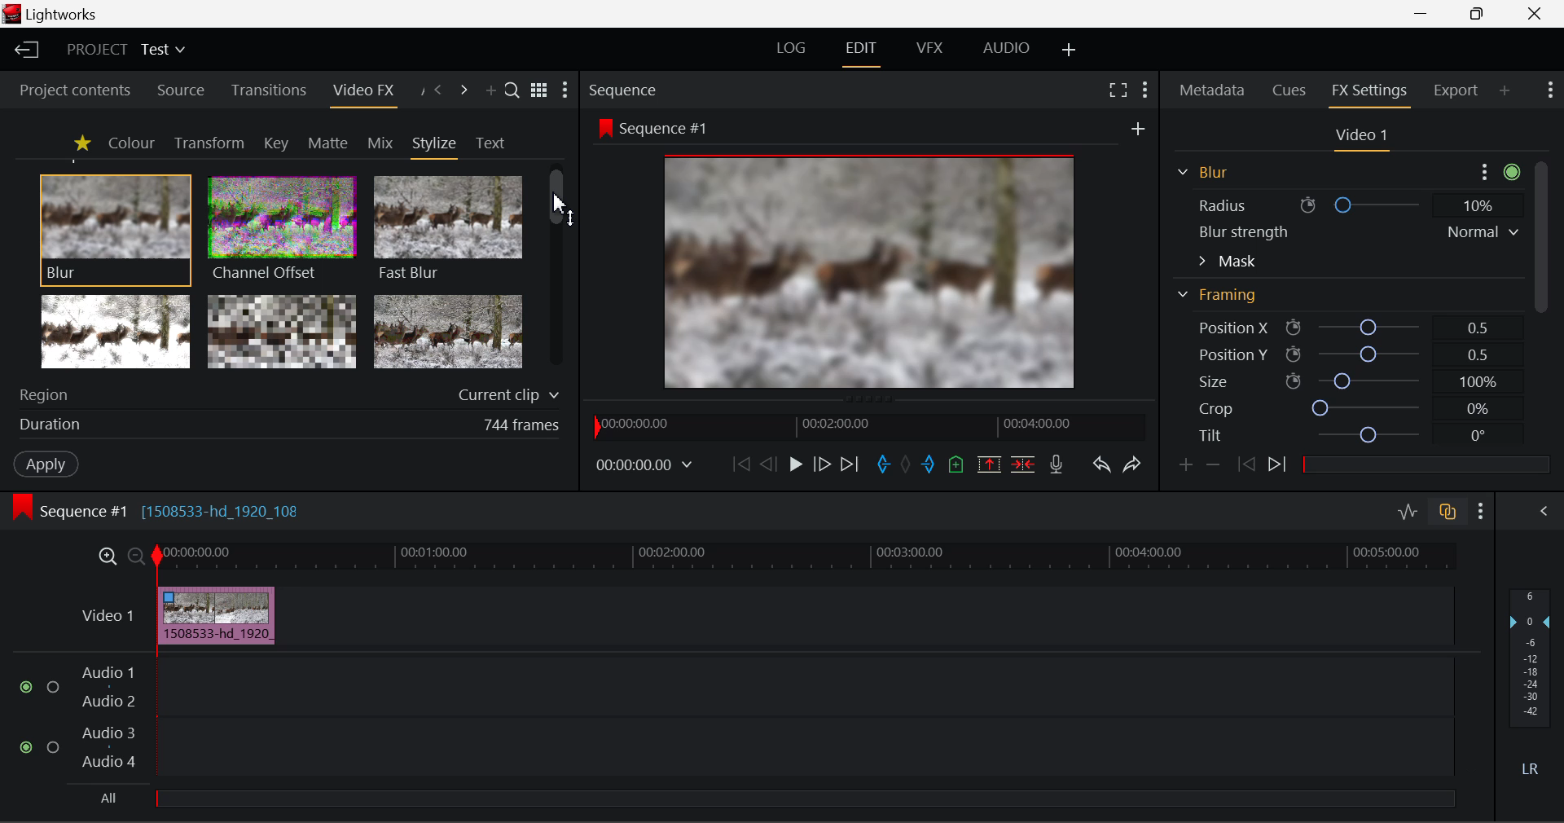 This screenshot has width=1564, height=823. Describe the element at coordinates (1342, 409) in the screenshot. I see `Crop` at that location.